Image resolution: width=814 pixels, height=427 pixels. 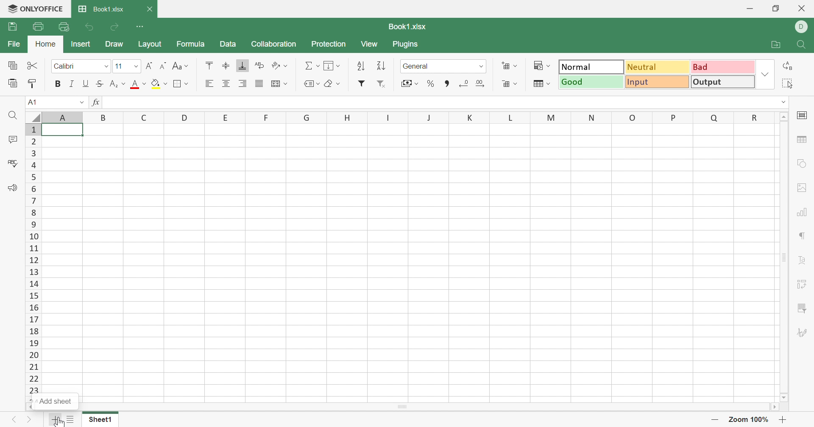 What do you see at coordinates (81, 102) in the screenshot?
I see `Drop Down` at bounding box center [81, 102].